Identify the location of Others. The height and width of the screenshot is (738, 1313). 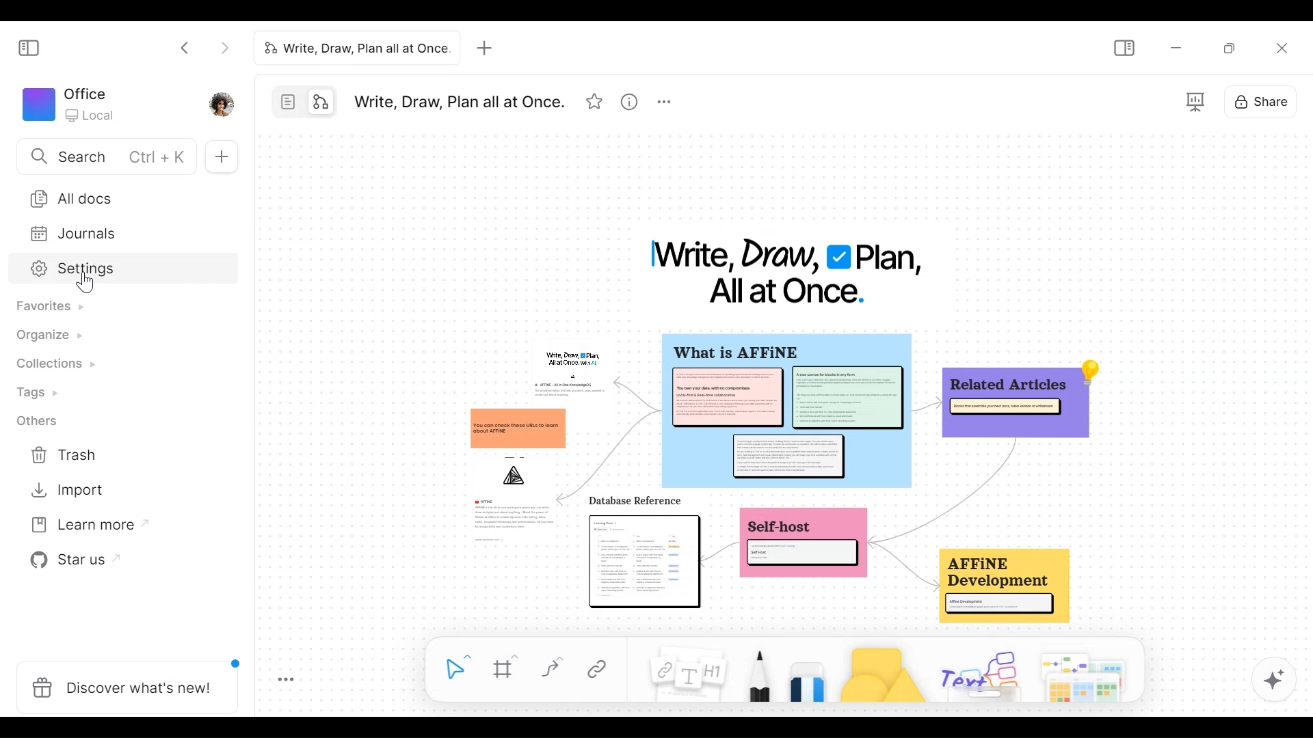
(1033, 676).